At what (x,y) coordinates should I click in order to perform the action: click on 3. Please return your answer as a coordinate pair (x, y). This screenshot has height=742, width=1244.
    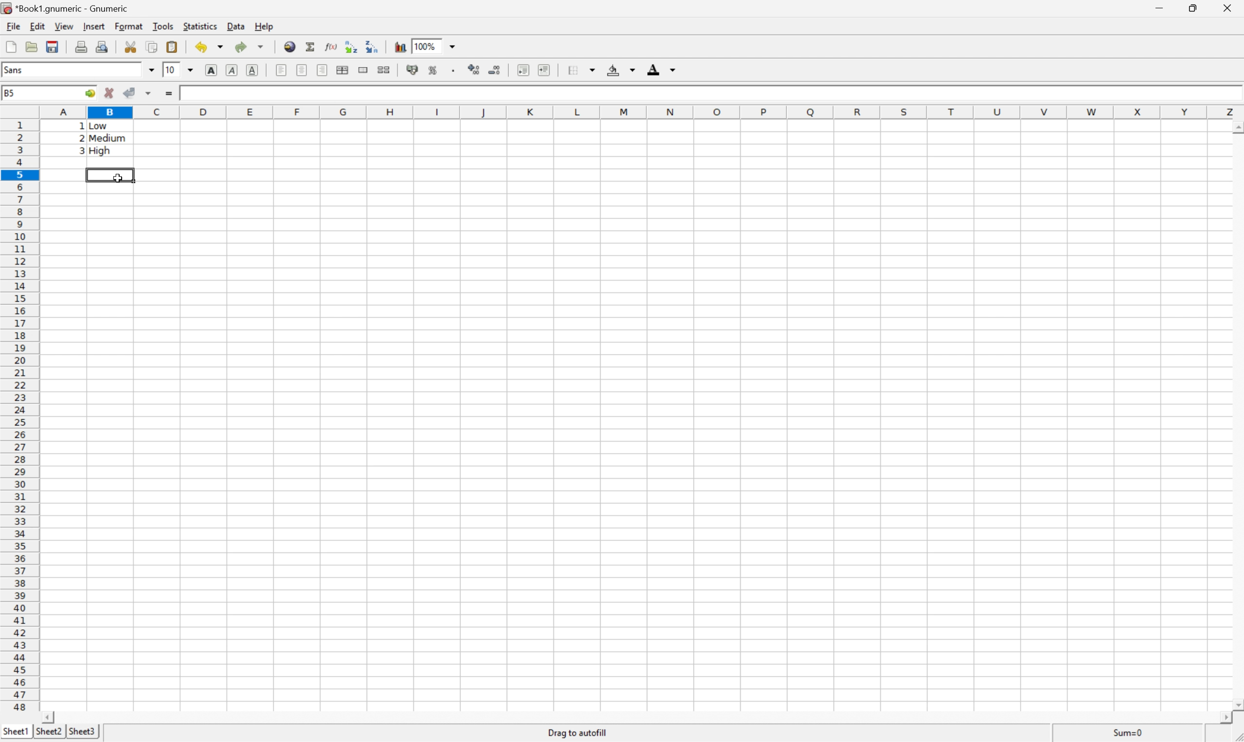
    Looking at the image, I should click on (81, 150).